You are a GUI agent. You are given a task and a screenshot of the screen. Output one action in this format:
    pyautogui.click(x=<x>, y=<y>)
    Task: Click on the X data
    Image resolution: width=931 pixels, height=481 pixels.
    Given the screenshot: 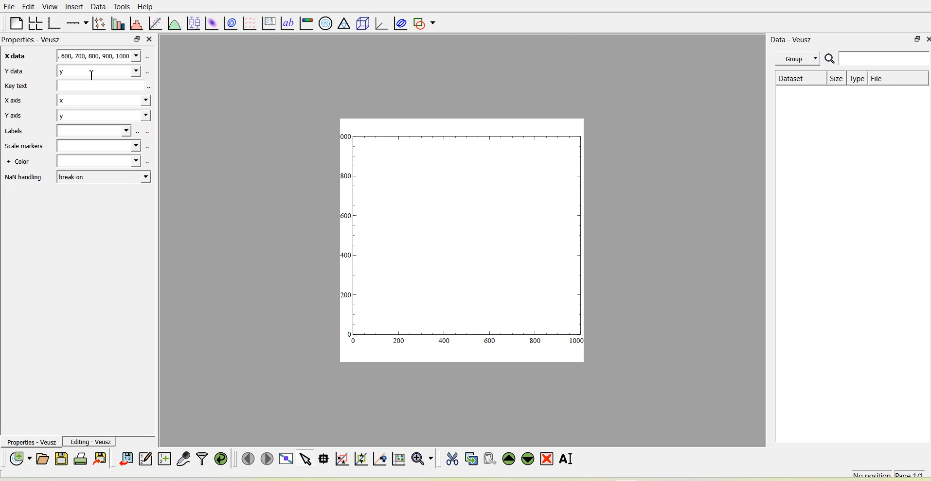 What is the action you would take?
    pyautogui.click(x=18, y=55)
    